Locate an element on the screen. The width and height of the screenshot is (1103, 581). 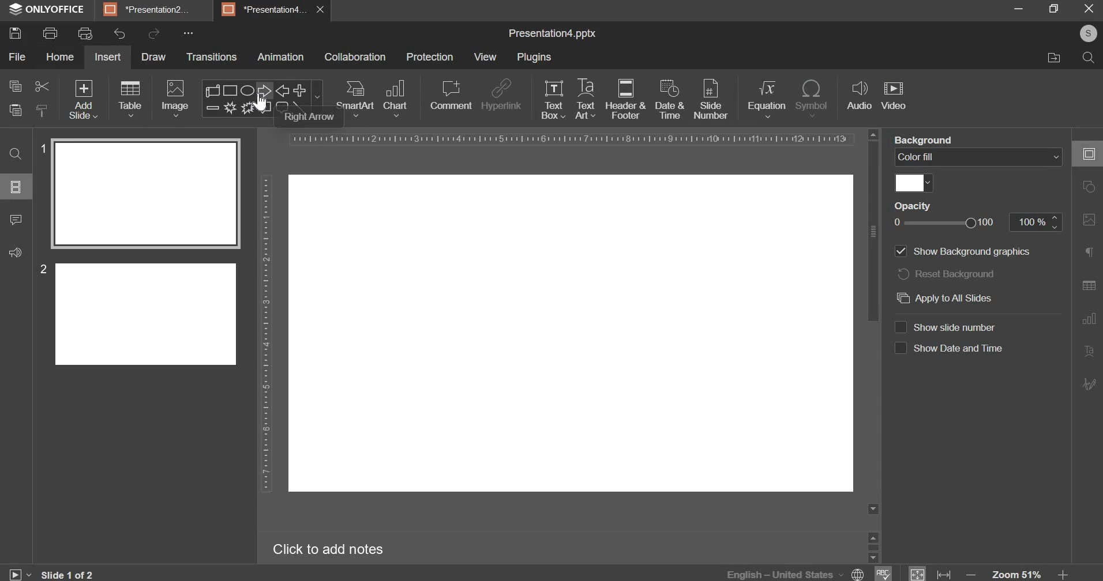
shapes is located at coordinates (262, 97).